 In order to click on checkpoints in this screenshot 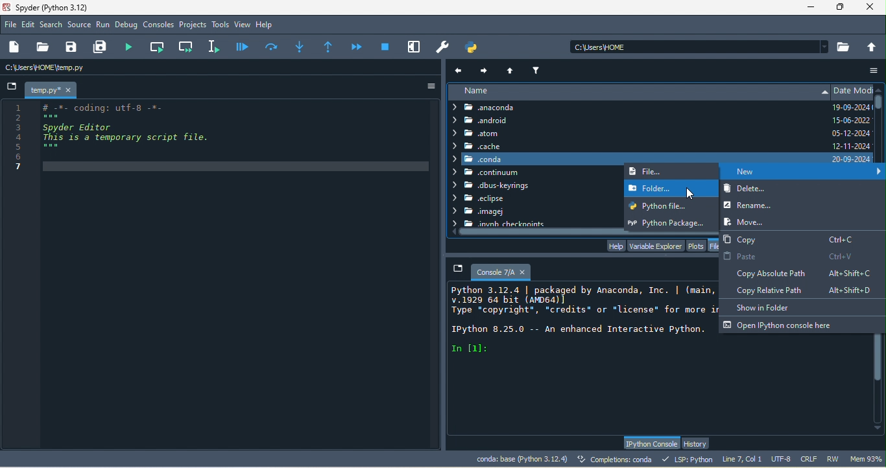, I will do `click(499, 223)`.